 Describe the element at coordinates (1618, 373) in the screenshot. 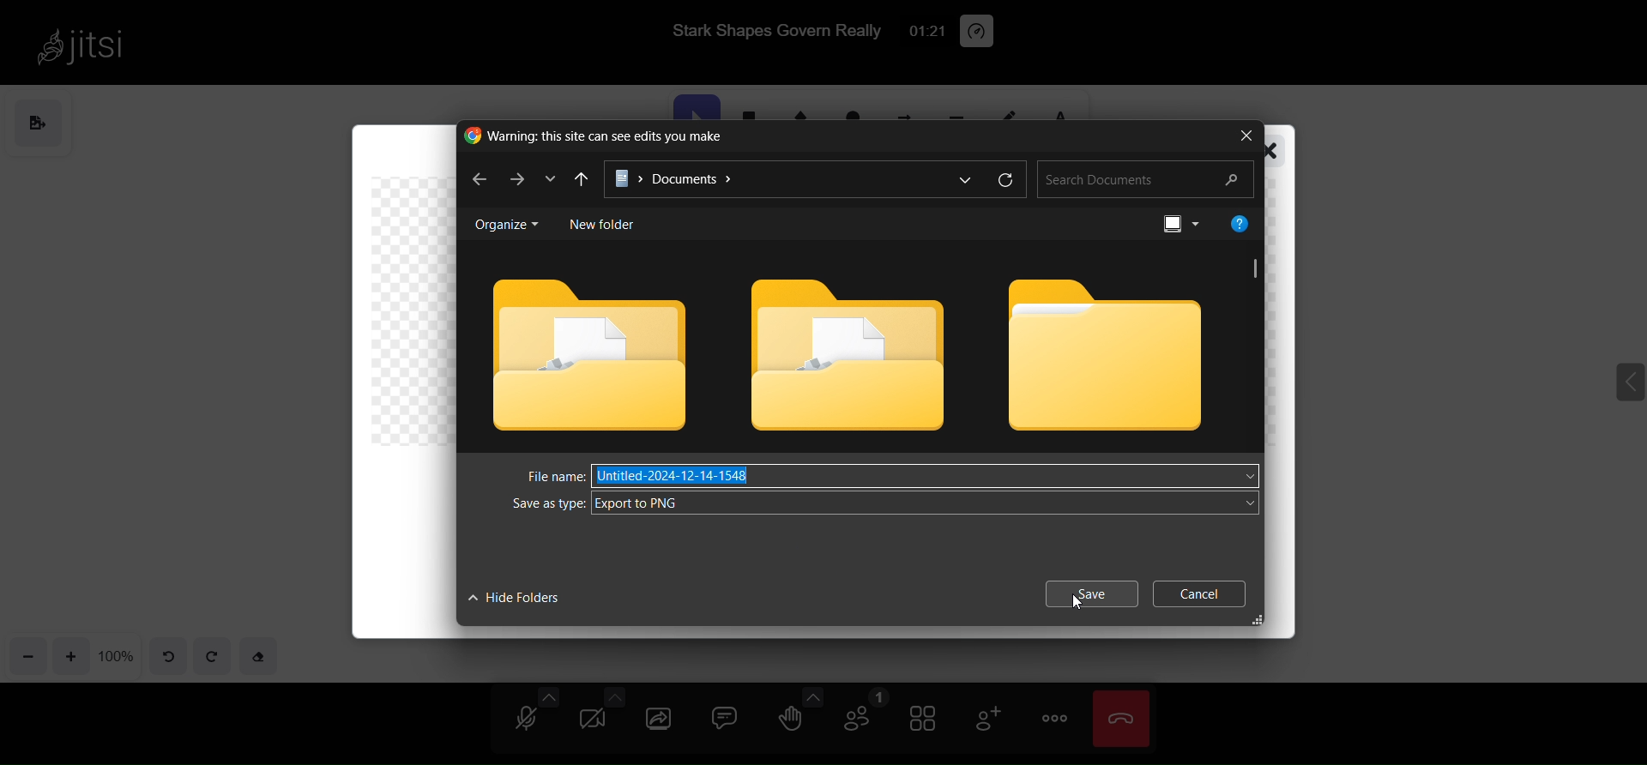

I see `expand` at that location.